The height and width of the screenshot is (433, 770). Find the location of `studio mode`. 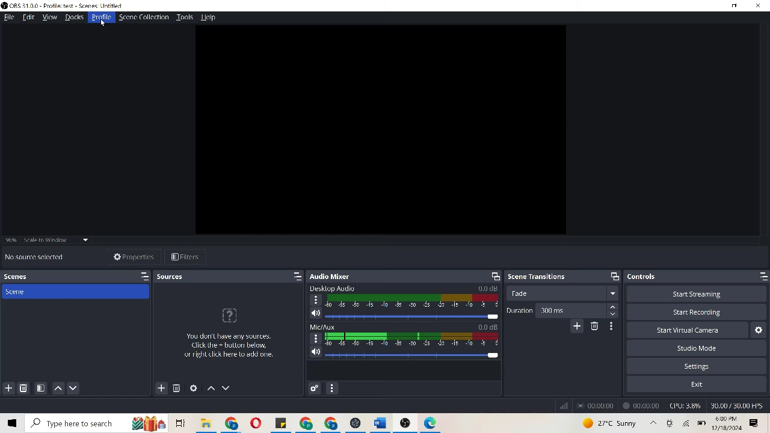

studio mode is located at coordinates (698, 349).